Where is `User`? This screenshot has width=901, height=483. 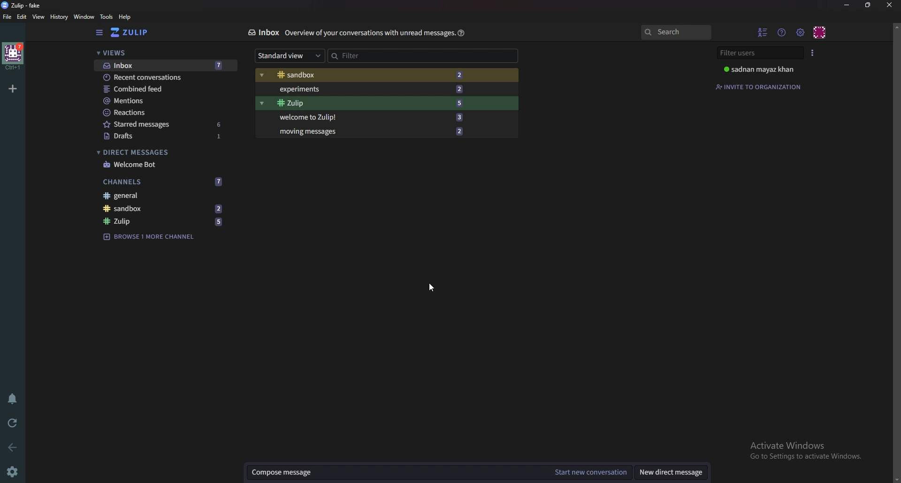
User is located at coordinates (765, 69).